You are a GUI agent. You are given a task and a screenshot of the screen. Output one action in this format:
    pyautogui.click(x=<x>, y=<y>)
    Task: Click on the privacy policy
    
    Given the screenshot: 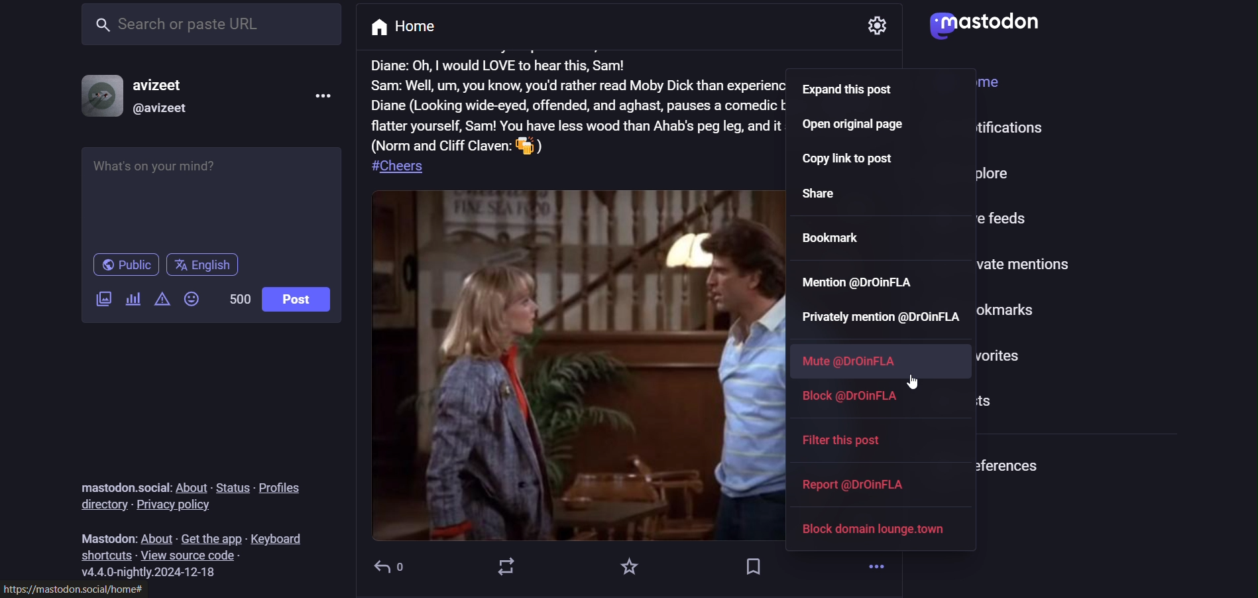 What is the action you would take?
    pyautogui.click(x=174, y=505)
    